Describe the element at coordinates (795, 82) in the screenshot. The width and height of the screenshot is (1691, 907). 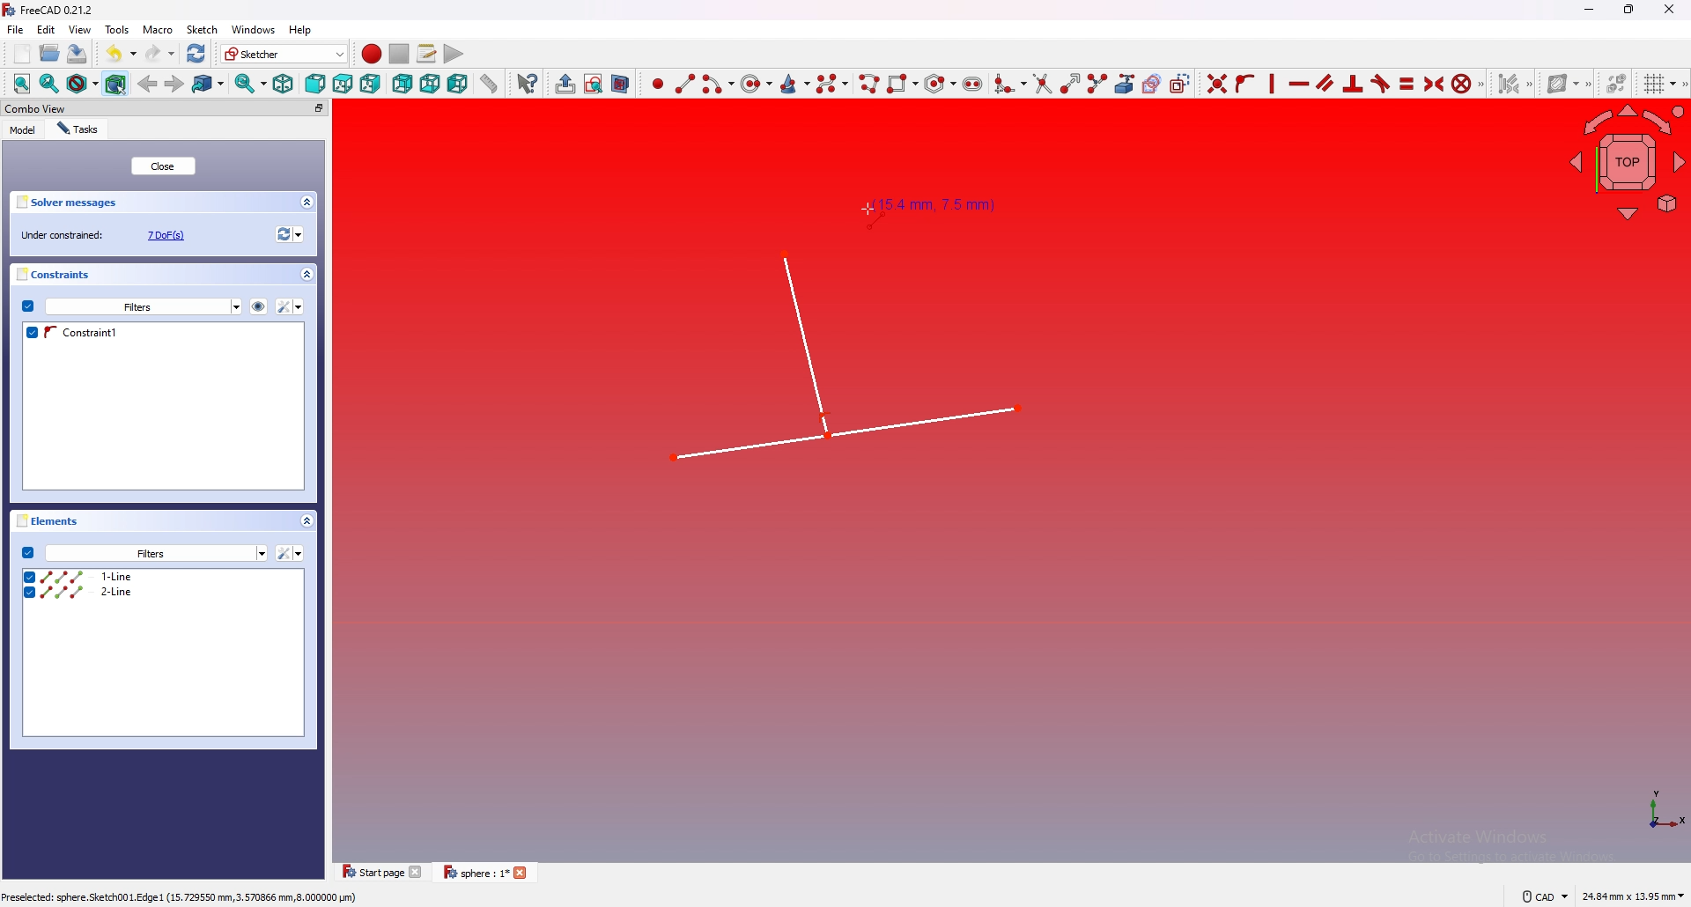
I see `Create conic` at that location.